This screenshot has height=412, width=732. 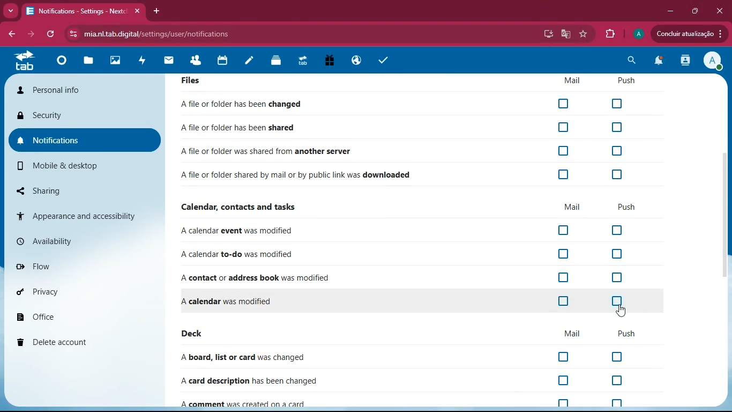 I want to click on mail, so click(x=571, y=208).